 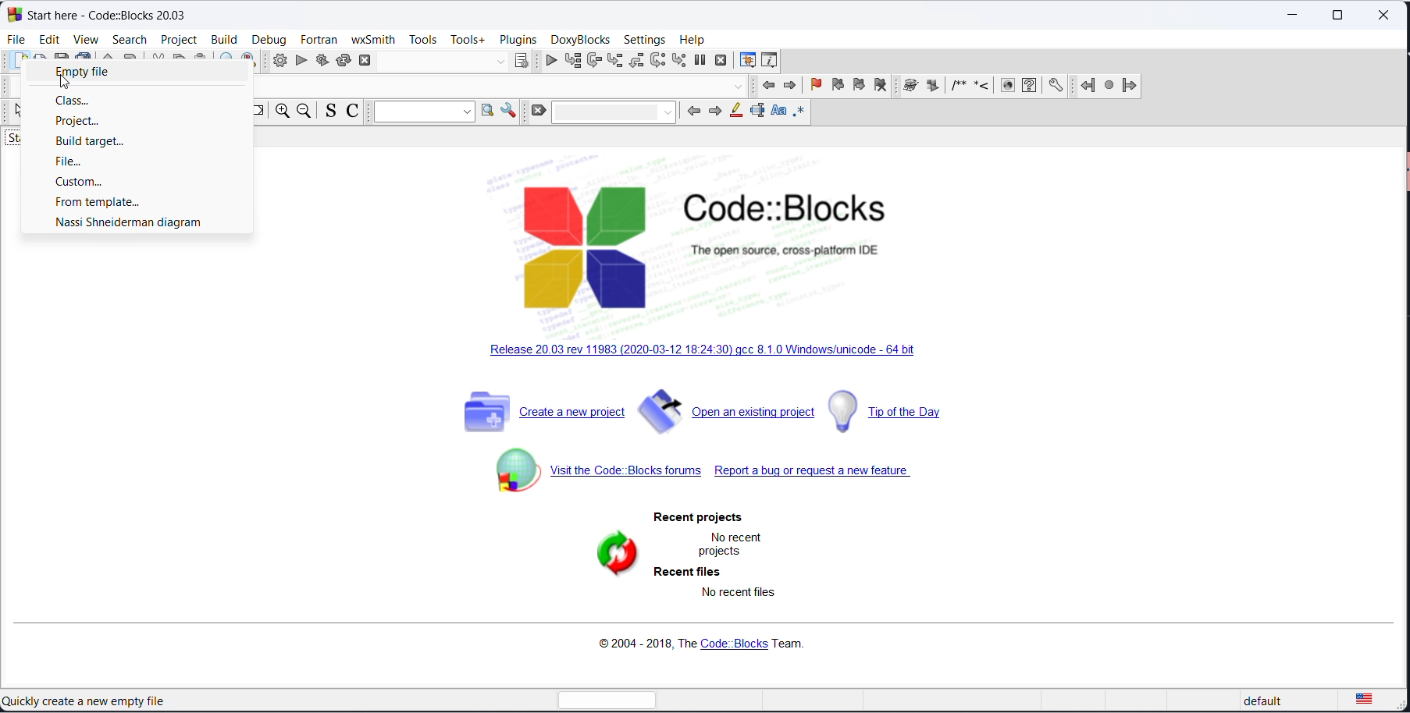 I want to click on step into, so click(x=614, y=61).